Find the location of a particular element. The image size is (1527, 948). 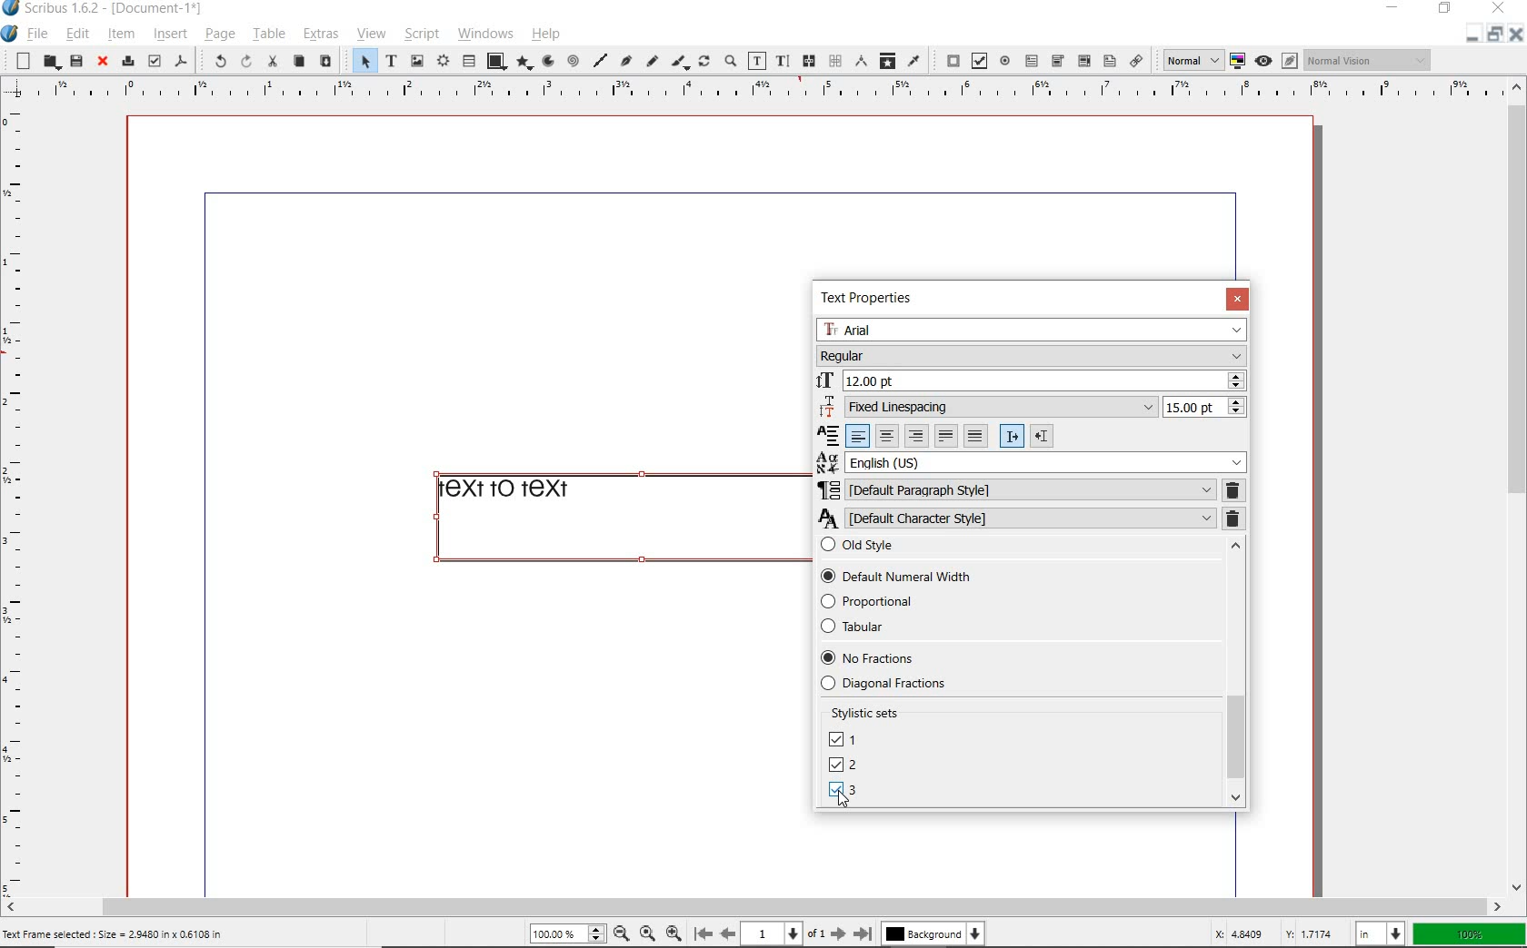

link text frames is located at coordinates (806, 61).